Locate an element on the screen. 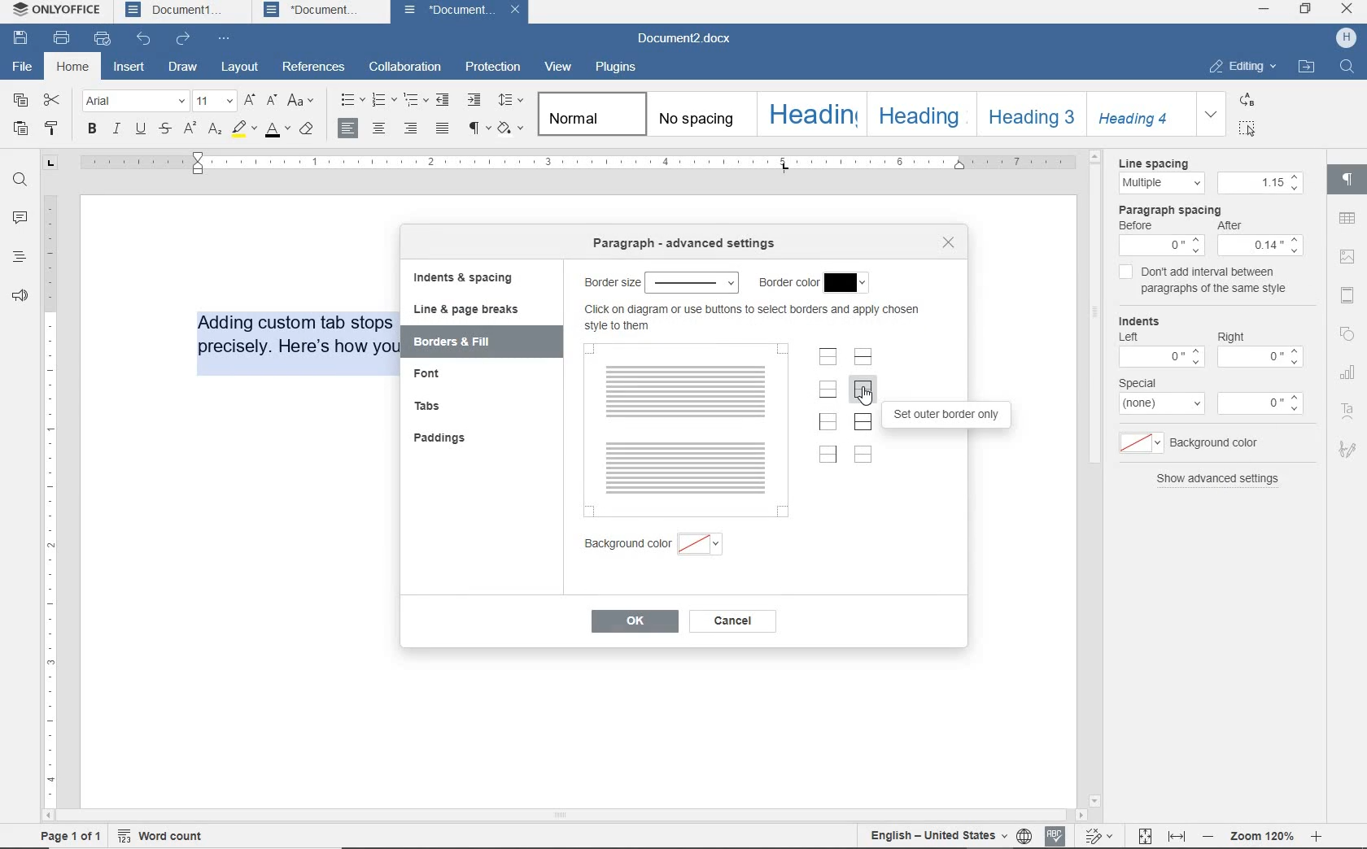 The image size is (1367, 849). indents is located at coordinates (1142, 319).